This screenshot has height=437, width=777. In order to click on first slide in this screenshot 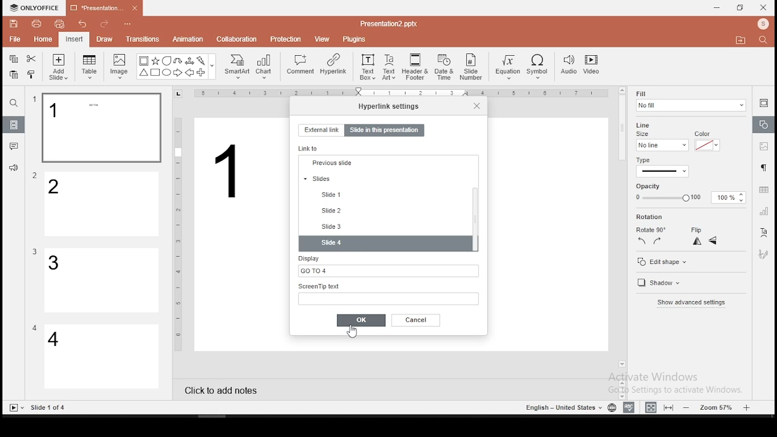, I will do `click(384, 163)`.